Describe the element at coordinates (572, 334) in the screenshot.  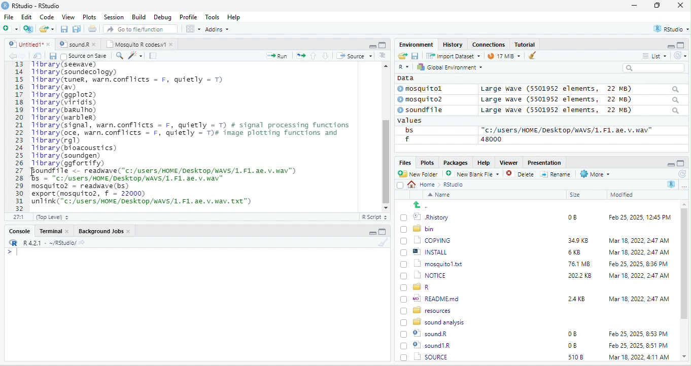
I see `0B` at that location.